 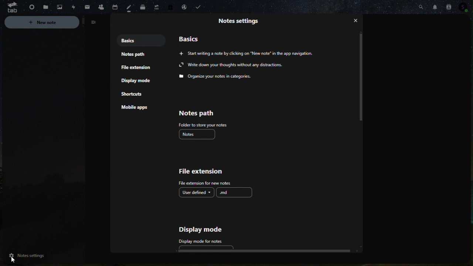 What do you see at coordinates (188, 38) in the screenshot?
I see `basics` at bounding box center [188, 38].